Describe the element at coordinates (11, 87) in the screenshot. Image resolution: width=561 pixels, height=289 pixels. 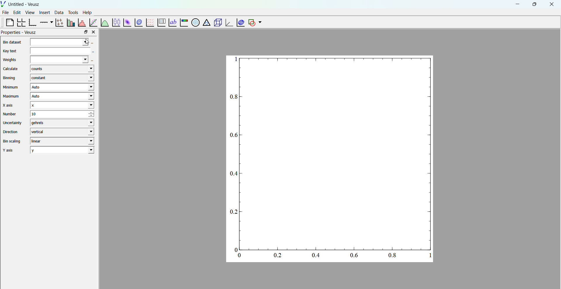
I see `Minimum` at that location.